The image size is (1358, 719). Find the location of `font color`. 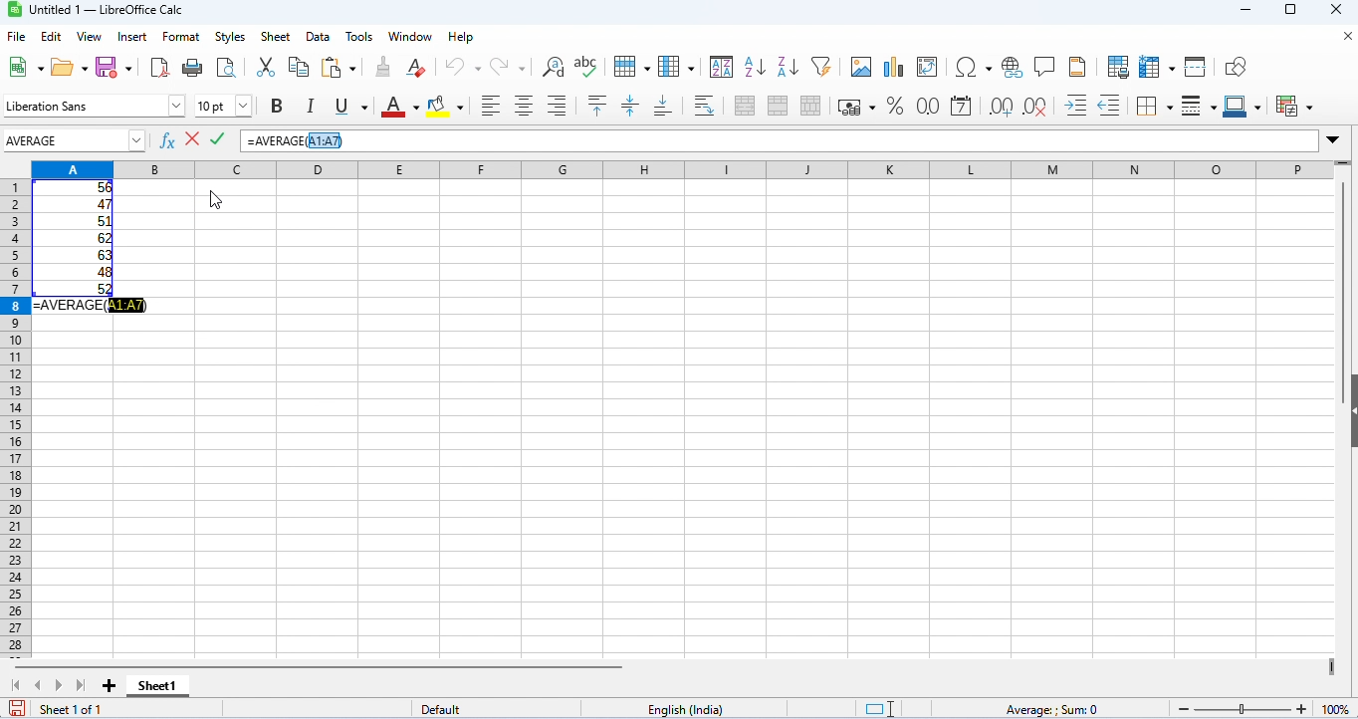

font color is located at coordinates (396, 106).